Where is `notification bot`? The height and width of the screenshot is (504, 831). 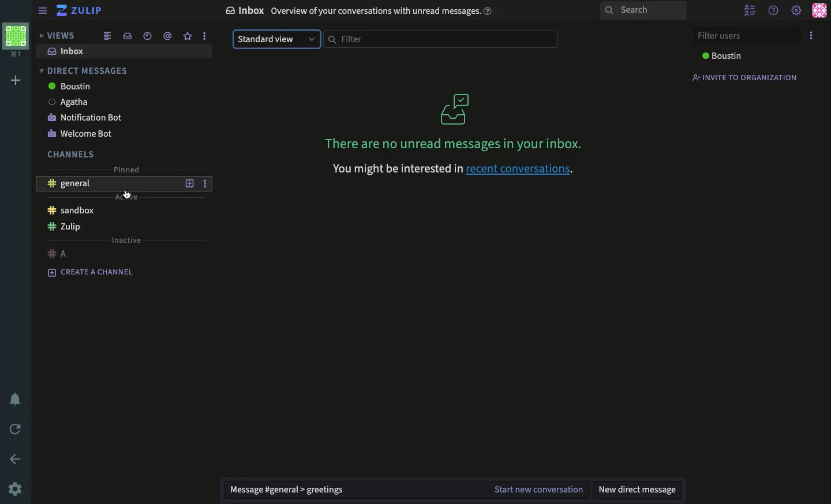 notification bot is located at coordinates (85, 116).